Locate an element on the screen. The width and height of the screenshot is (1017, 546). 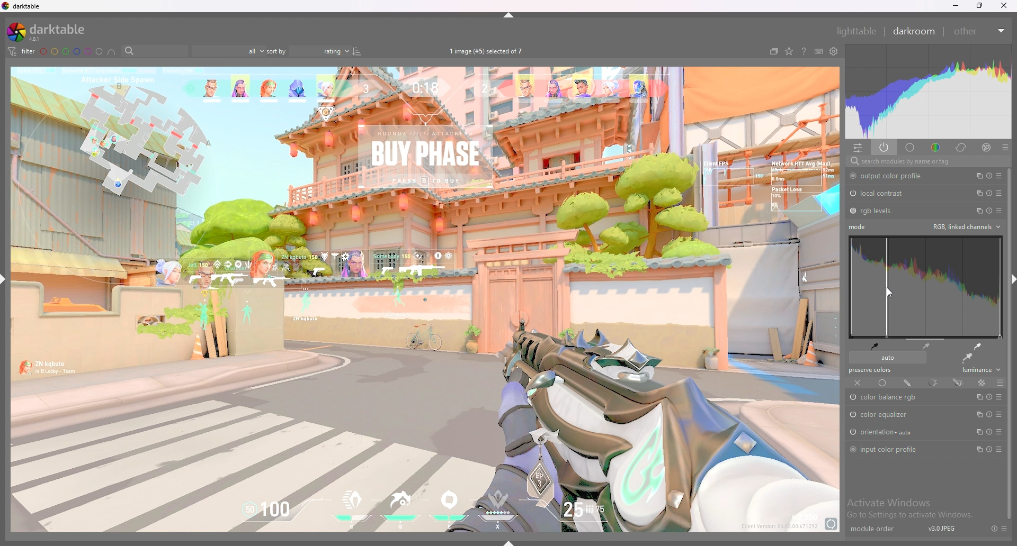
drawn mask is located at coordinates (908, 383).